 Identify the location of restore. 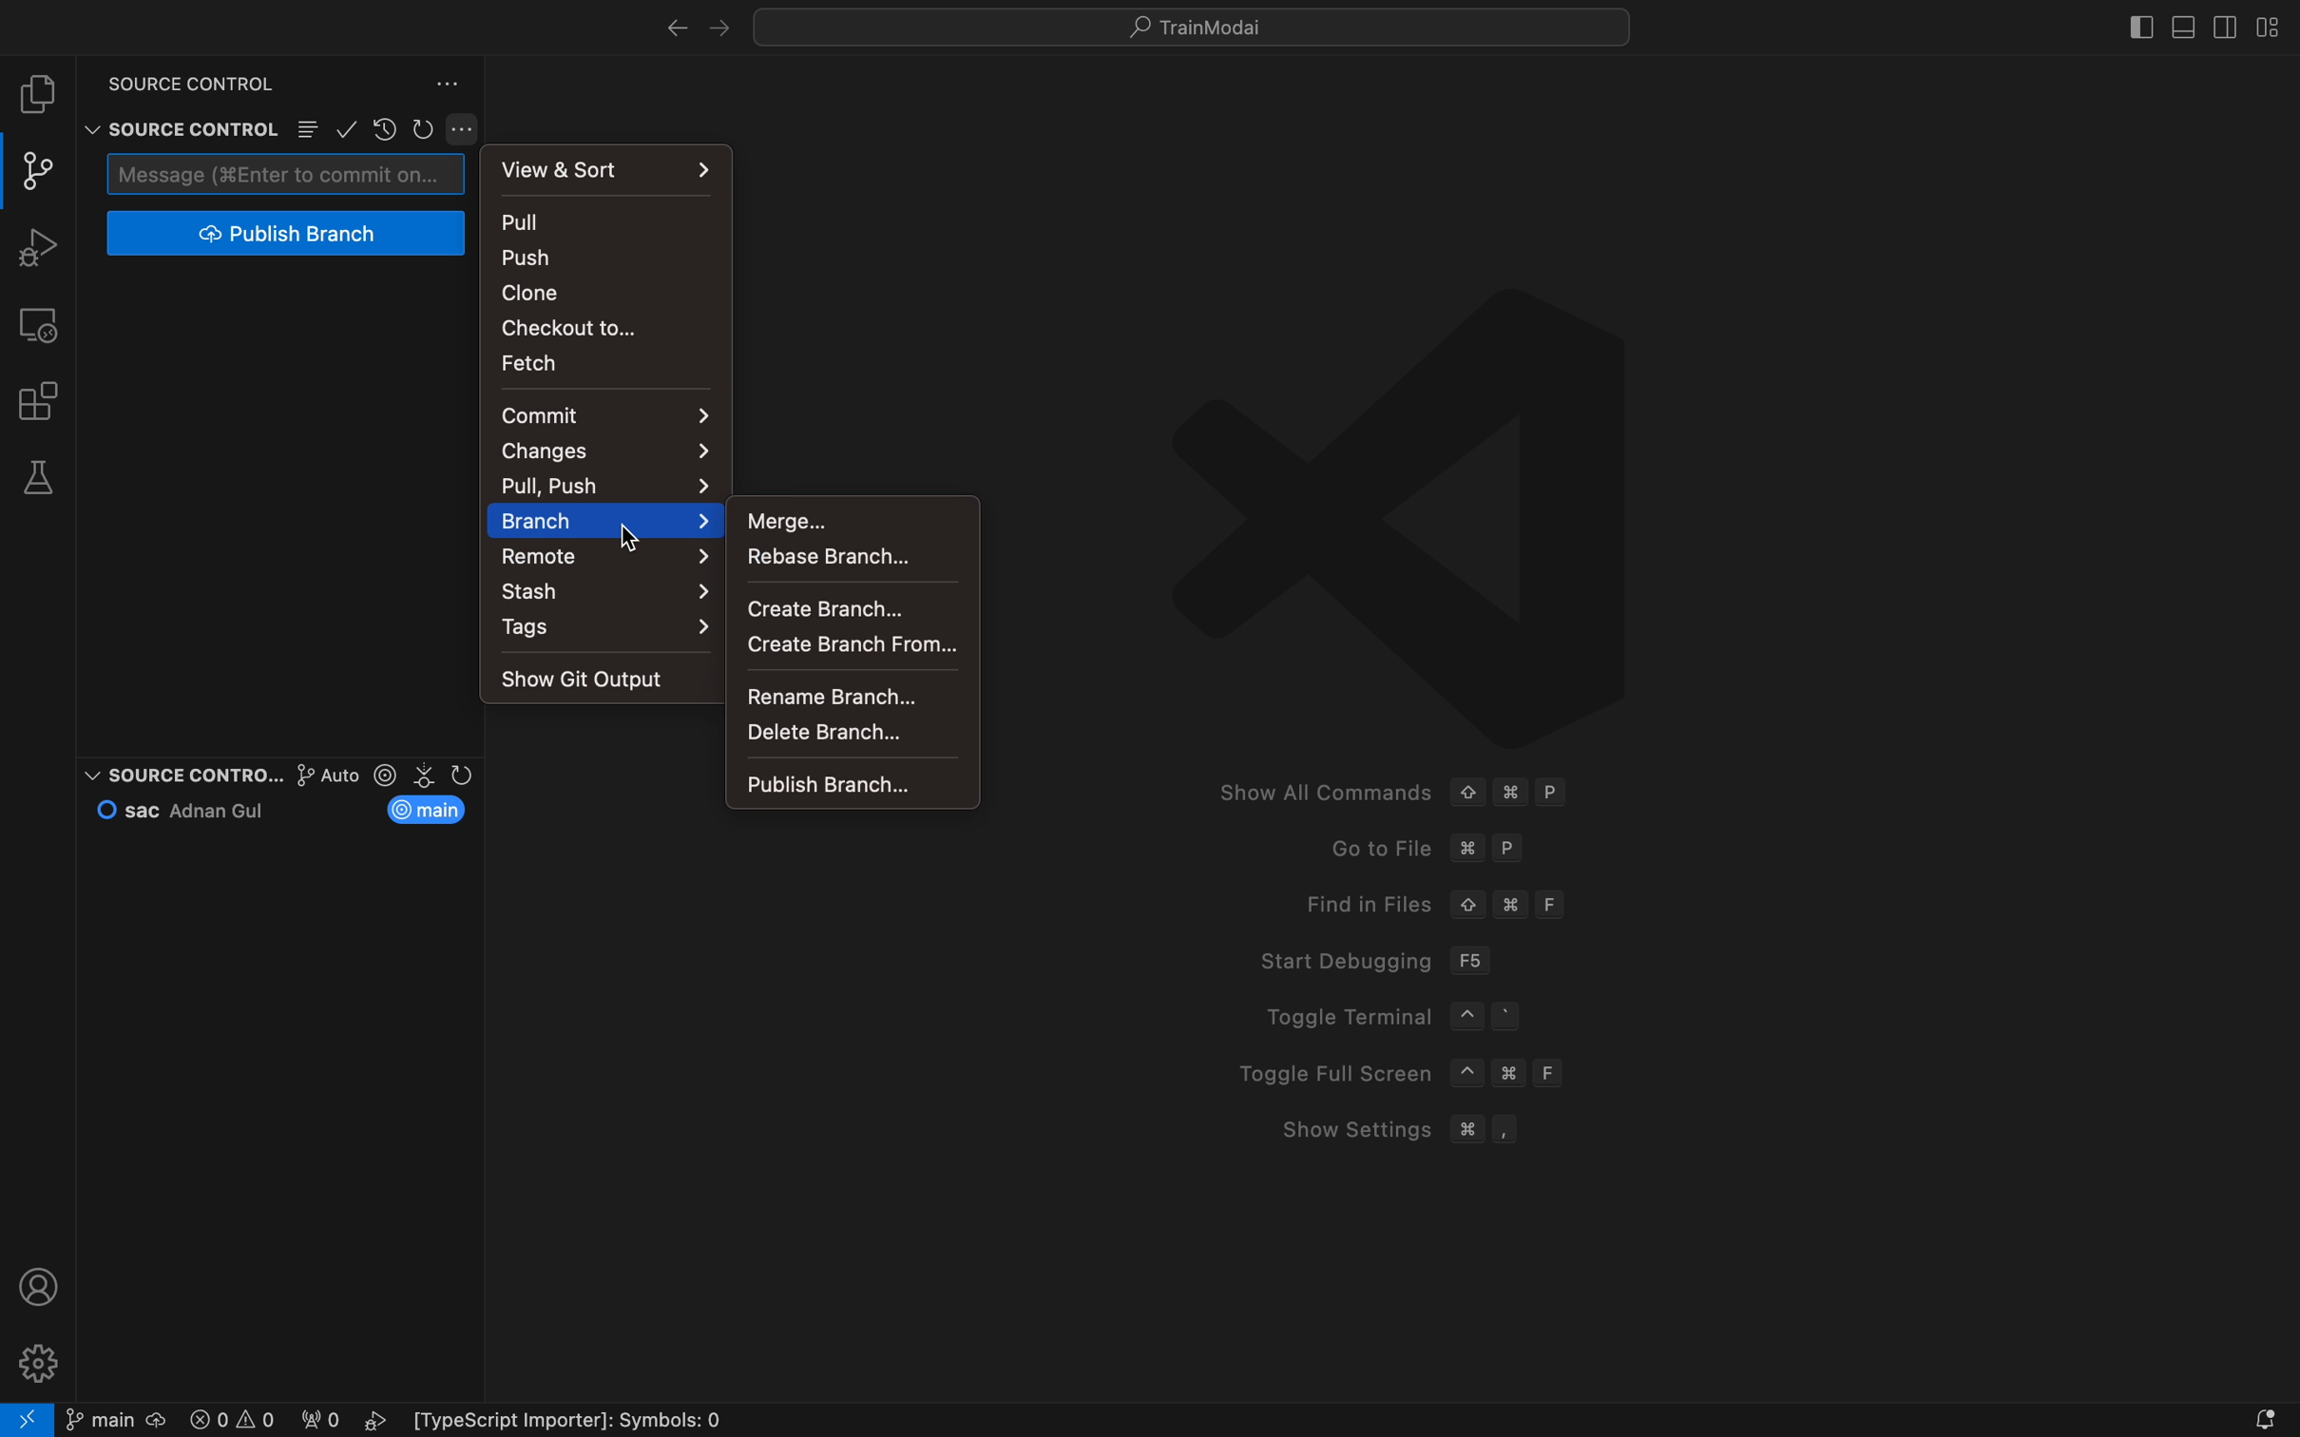
(384, 128).